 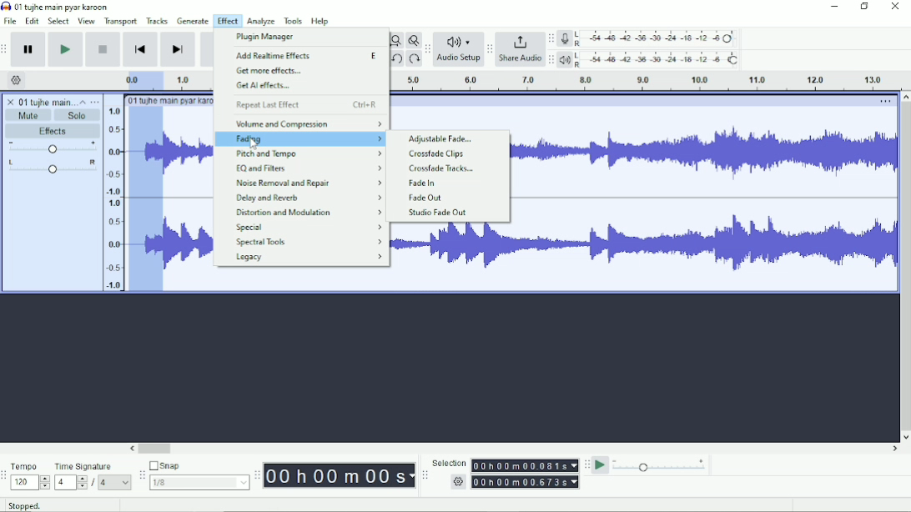 What do you see at coordinates (58, 21) in the screenshot?
I see `Select` at bounding box center [58, 21].